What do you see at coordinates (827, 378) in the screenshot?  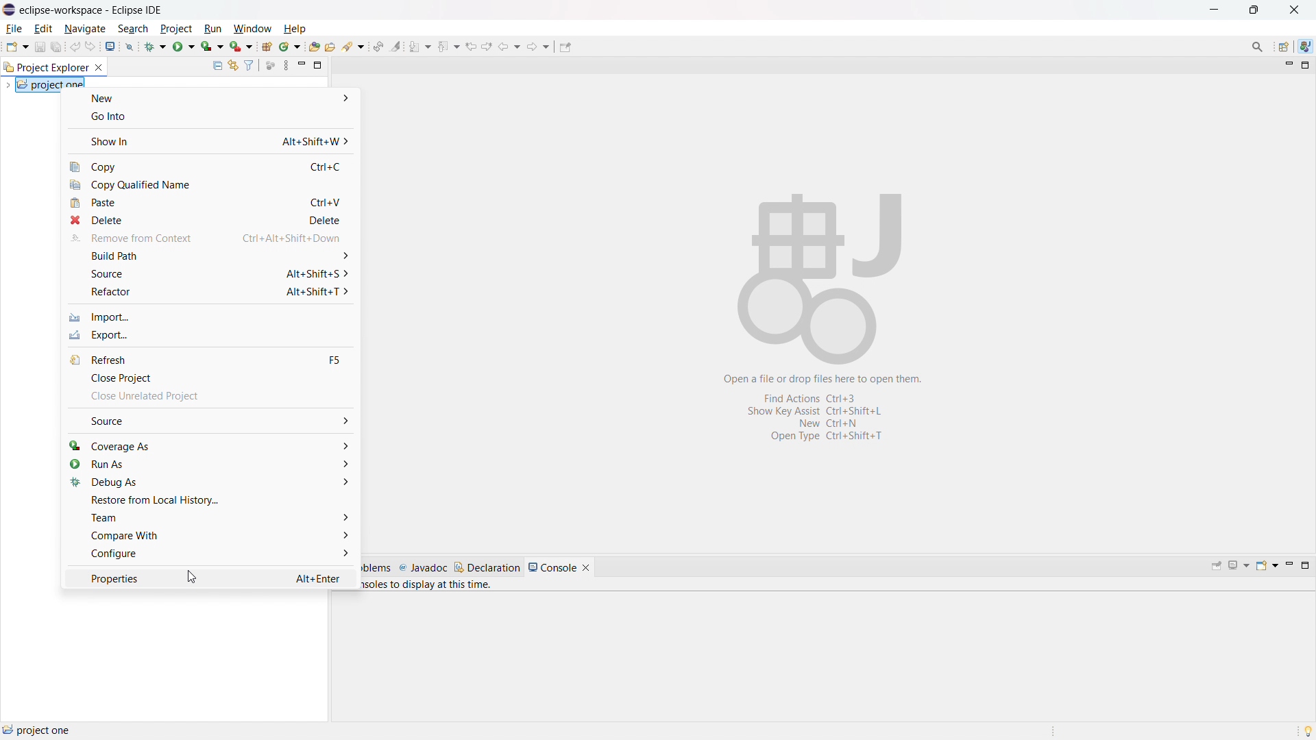 I see `open a file or drop files here to open them. ` at bounding box center [827, 378].